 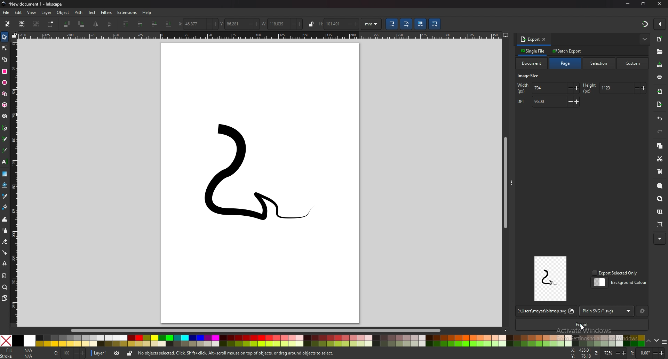 What do you see at coordinates (5, 230) in the screenshot?
I see `spray` at bounding box center [5, 230].